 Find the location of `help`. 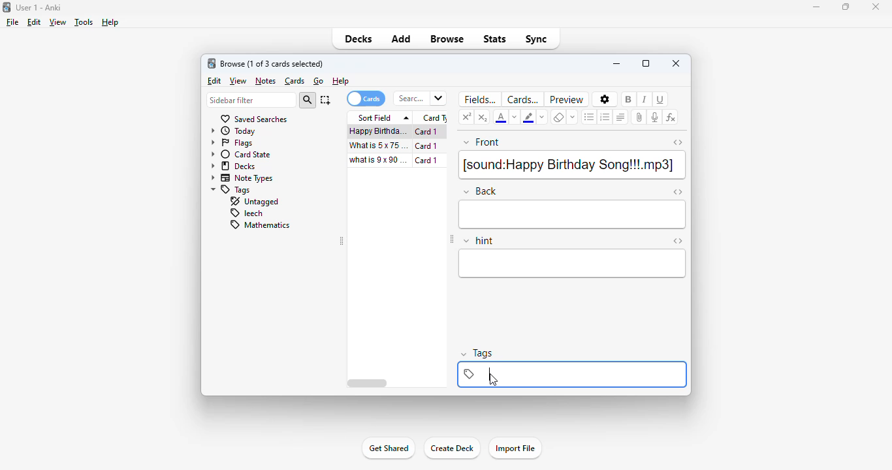

help is located at coordinates (341, 81).